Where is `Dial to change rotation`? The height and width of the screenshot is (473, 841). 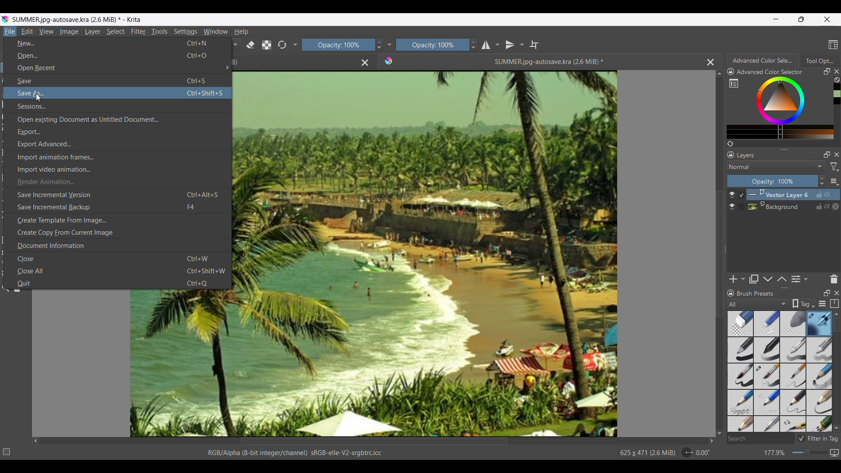 Dial to change rotation is located at coordinates (687, 453).